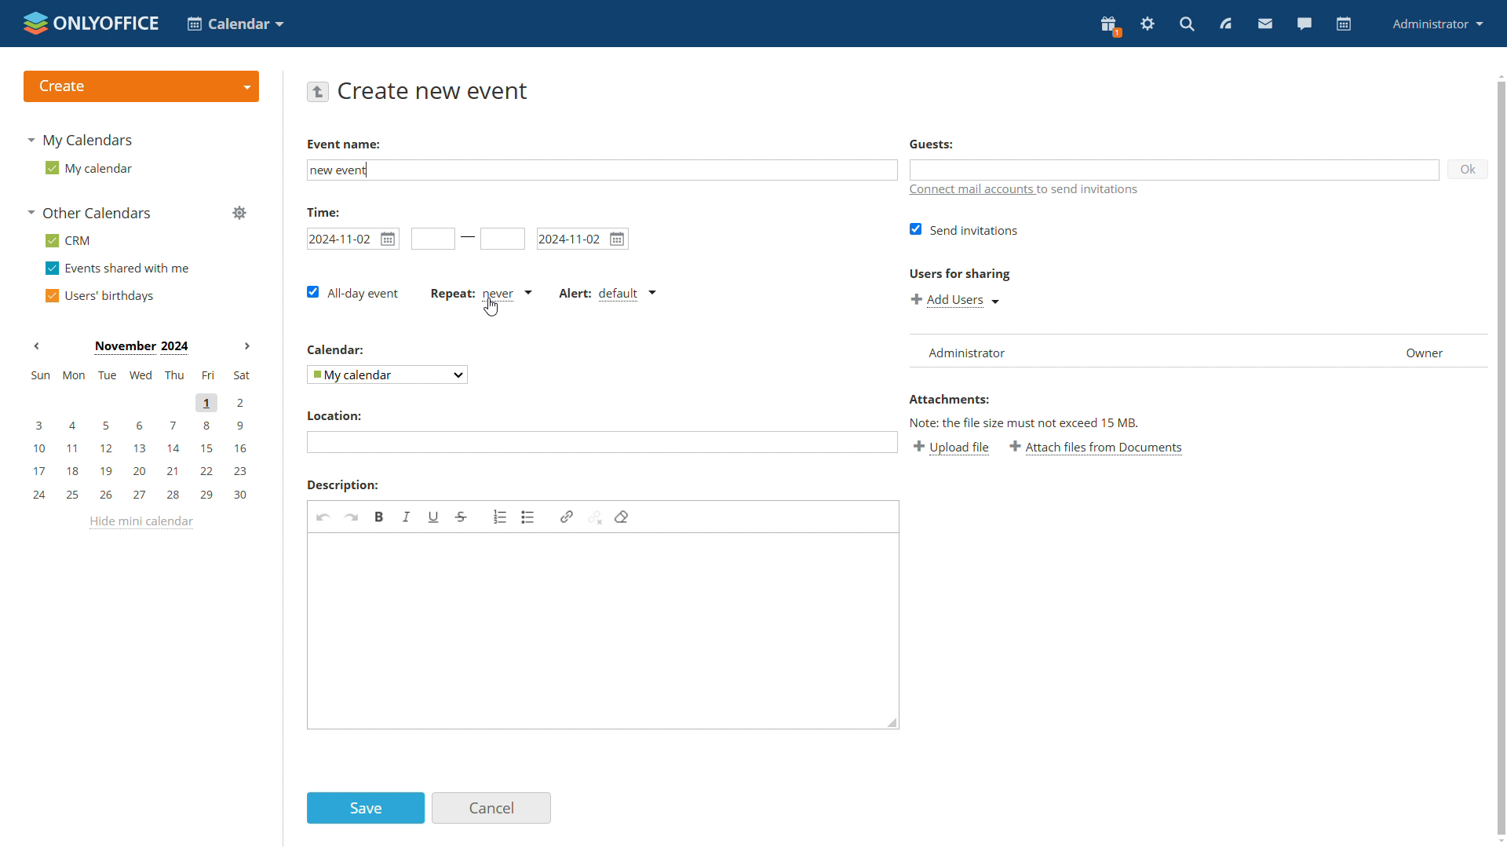 The width and height of the screenshot is (1507, 848). What do you see at coordinates (480, 294) in the screenshot?
I see `event repetition` at bounding box center [480, 294].